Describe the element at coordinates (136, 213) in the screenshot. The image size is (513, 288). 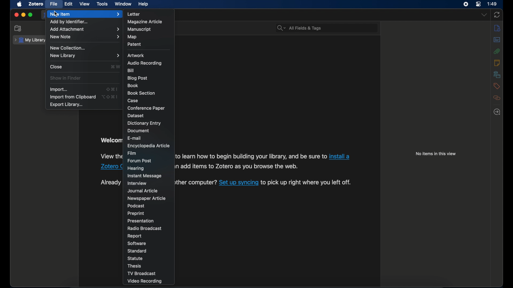
I see `preprint` at that location.